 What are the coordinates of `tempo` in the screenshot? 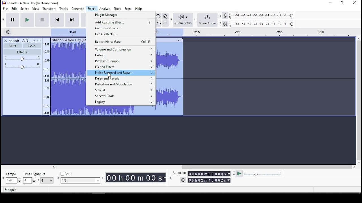 It's located at (13, 178).